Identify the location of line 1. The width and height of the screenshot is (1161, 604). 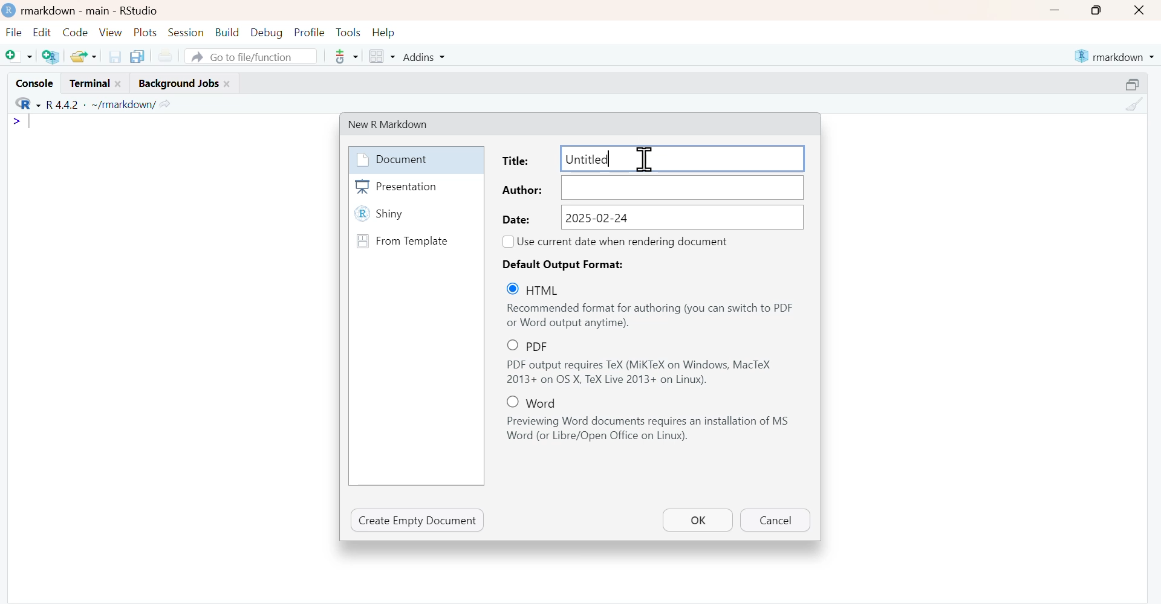
(24, 121).